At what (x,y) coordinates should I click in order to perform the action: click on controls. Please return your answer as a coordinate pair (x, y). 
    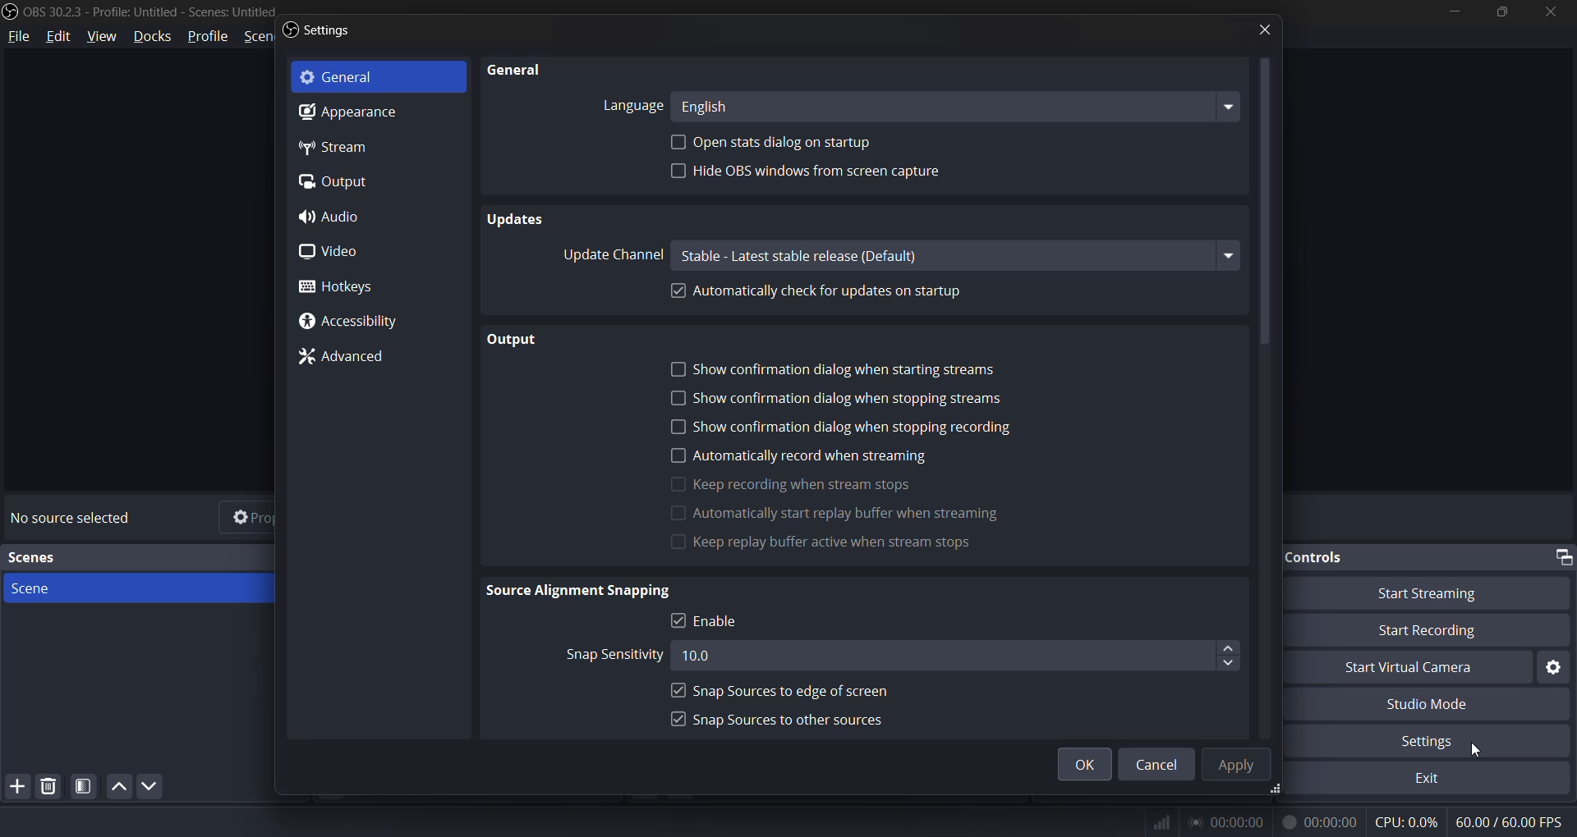
    Looking at the image, I should click on (1414, 557).